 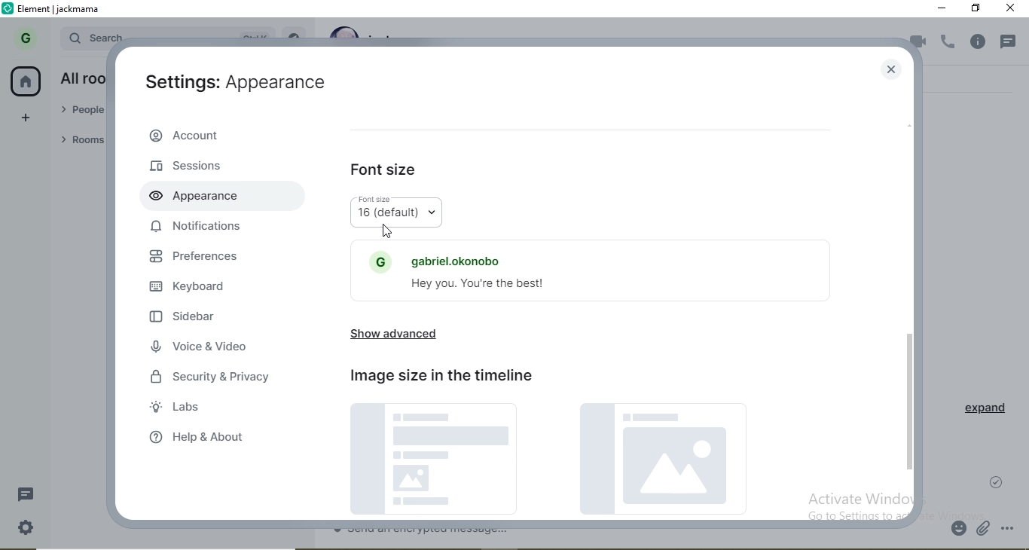 I want to click on emoji, so click(x=960, y=530).